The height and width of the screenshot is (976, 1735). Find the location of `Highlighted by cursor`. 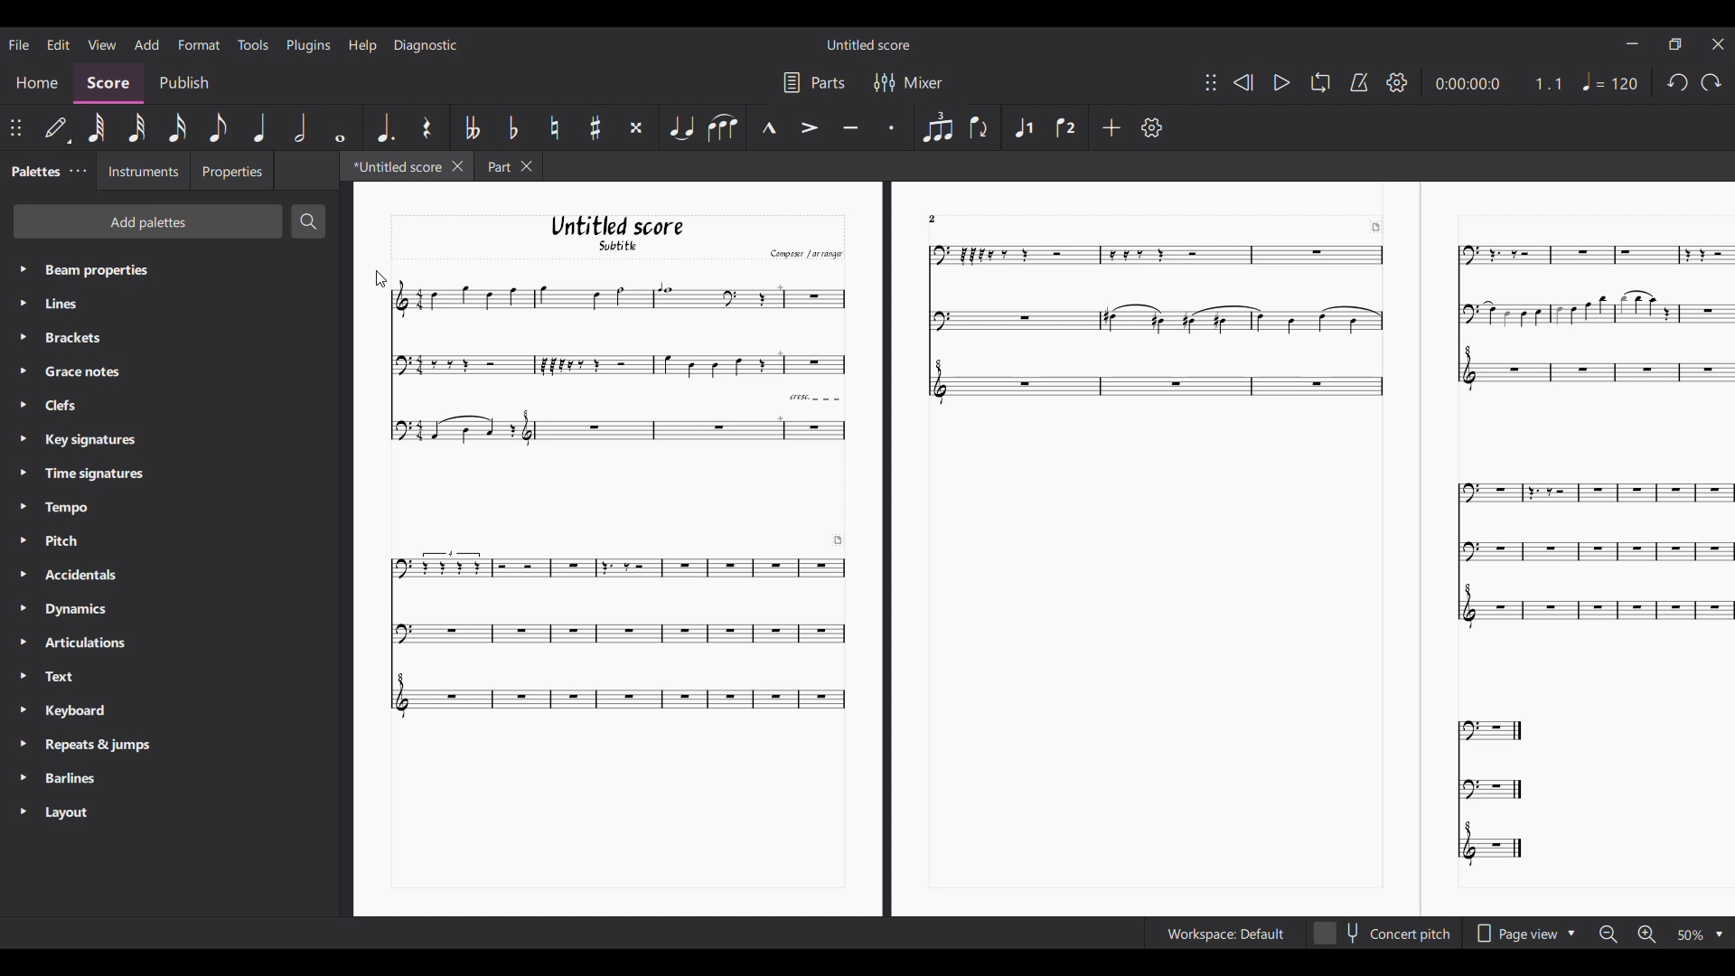

Highlighted by cursor is located at coordinates (21, 337).